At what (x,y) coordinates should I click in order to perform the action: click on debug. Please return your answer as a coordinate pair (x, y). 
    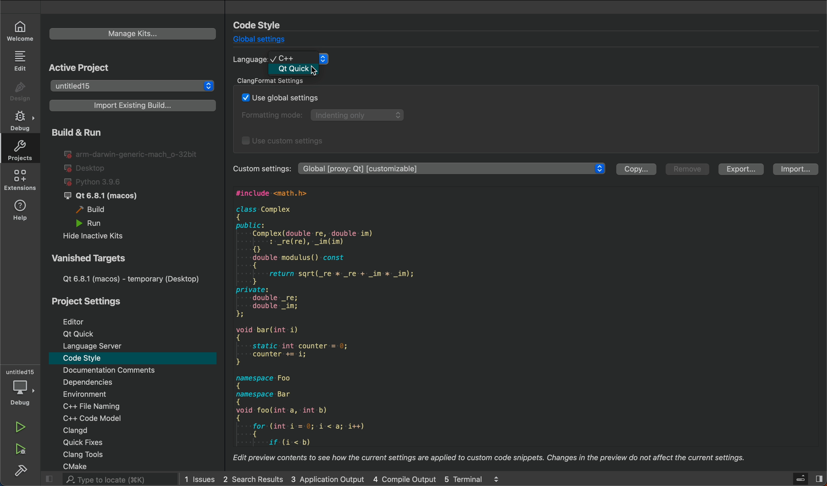
    Looking at the image, I should click on (20, 120).